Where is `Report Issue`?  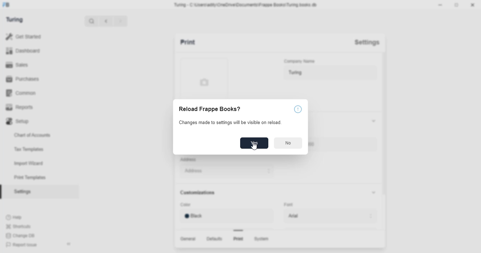 Report Issue is located at coordinates (25, 244).